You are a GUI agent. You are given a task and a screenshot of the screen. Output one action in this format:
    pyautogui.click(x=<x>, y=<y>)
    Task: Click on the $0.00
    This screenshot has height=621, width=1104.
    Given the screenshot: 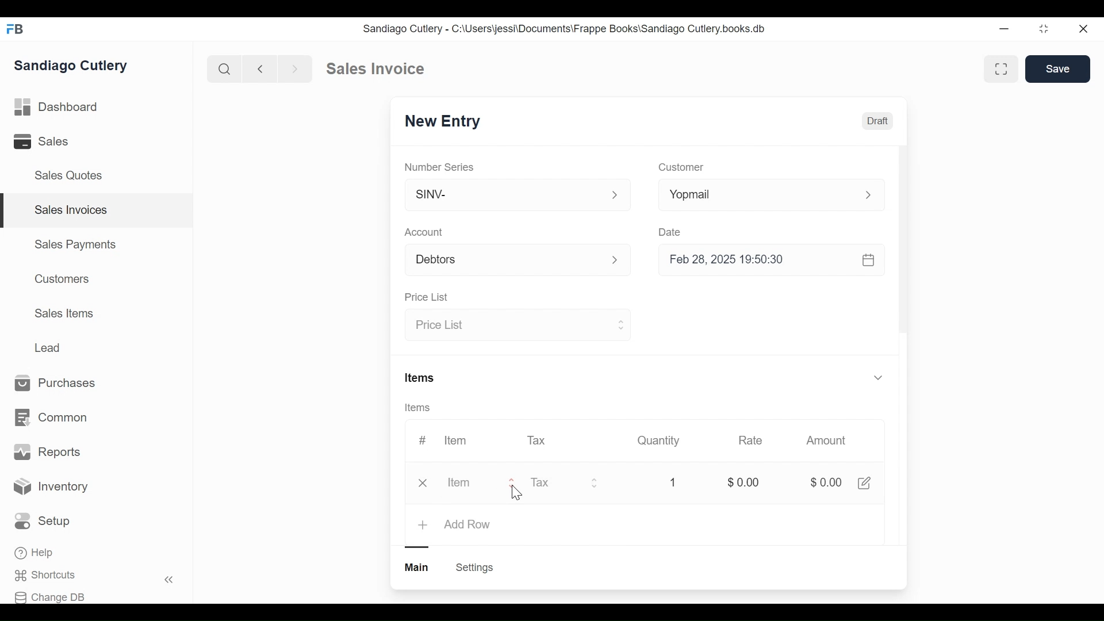 What is the action you would take?
    pyautogui.click(x=743, y=481)
    